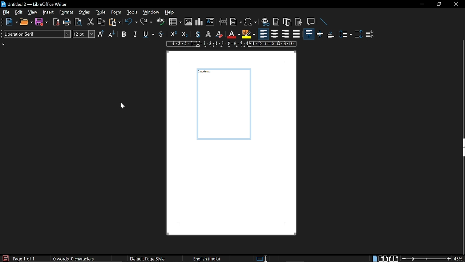  Describe the element at coordinates (322, 21) in the screenshot. I see `insert line` at that location.